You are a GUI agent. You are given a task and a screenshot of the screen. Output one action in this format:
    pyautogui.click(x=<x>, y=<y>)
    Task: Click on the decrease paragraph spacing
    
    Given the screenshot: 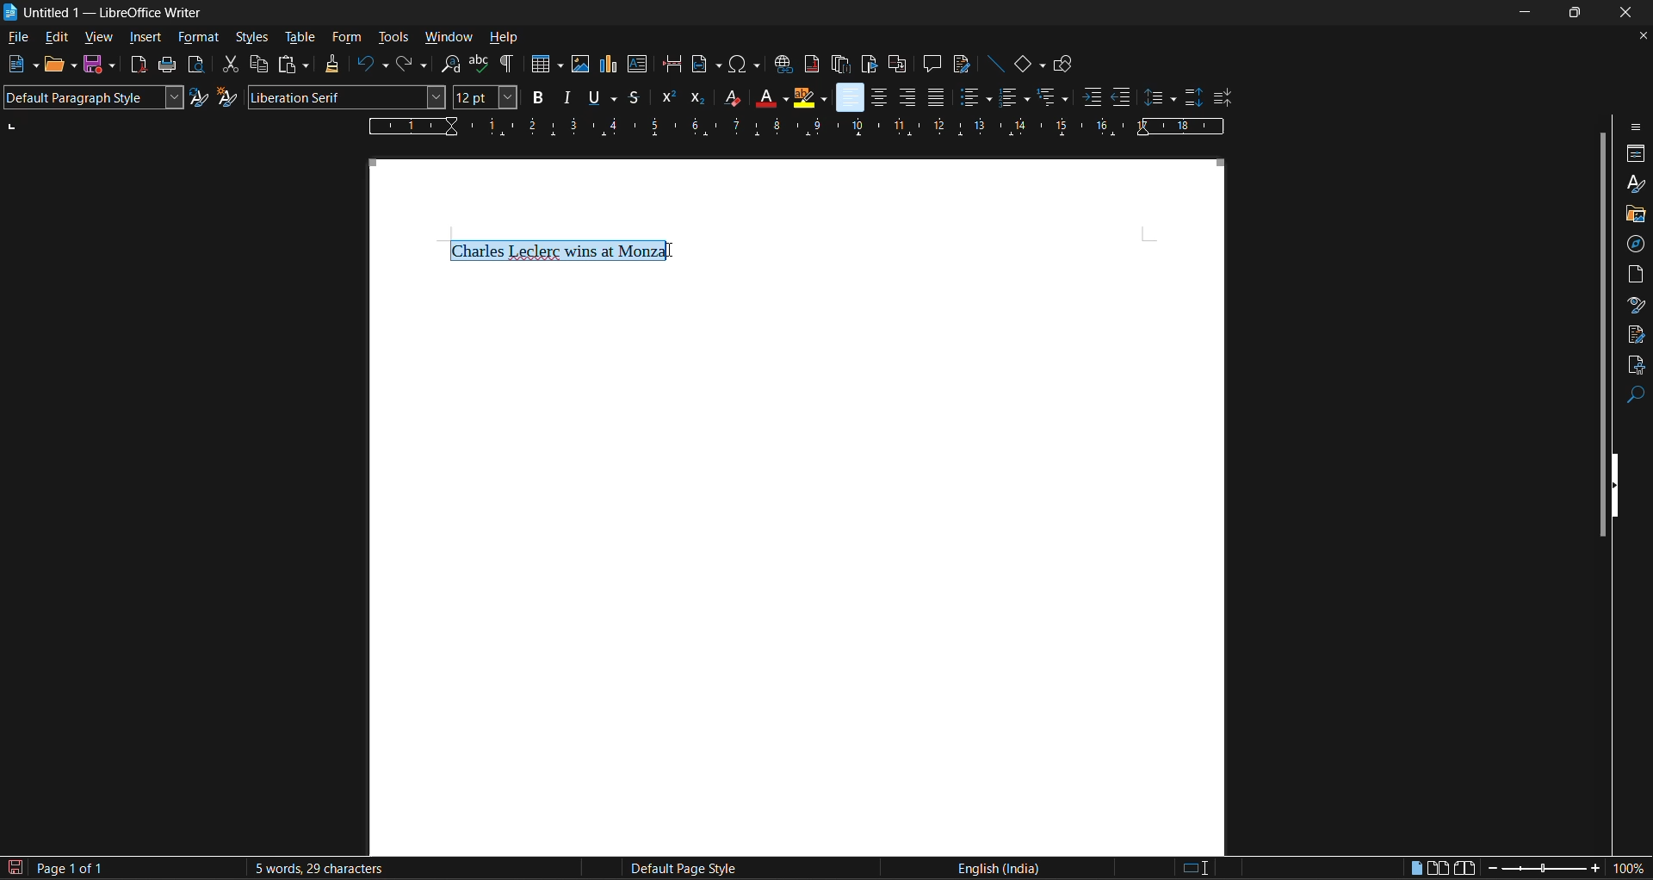 What is the action you would take?
    pyautogui.click(x=1223, y=99)
    